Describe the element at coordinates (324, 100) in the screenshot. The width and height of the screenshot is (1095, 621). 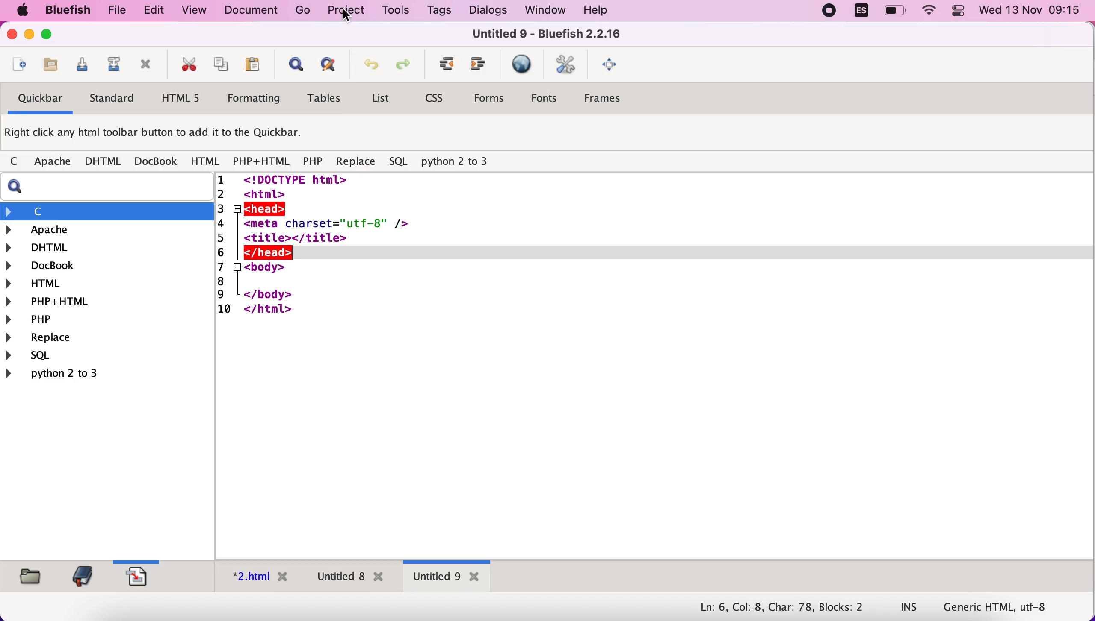
I see `tables` at that location.